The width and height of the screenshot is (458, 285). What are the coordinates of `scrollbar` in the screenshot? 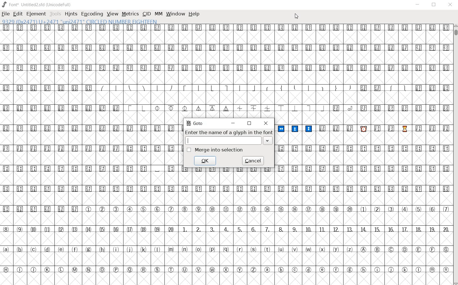 It's located at (455, 155).